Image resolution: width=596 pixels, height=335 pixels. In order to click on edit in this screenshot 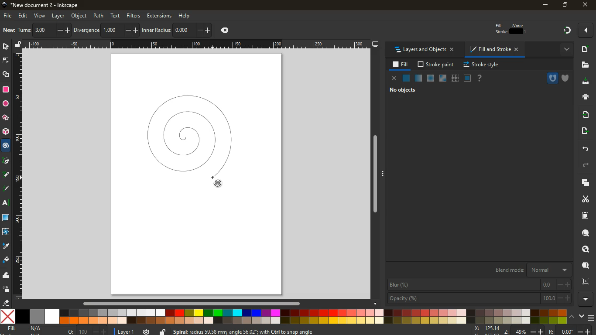, I will do `click(519, 30)`.